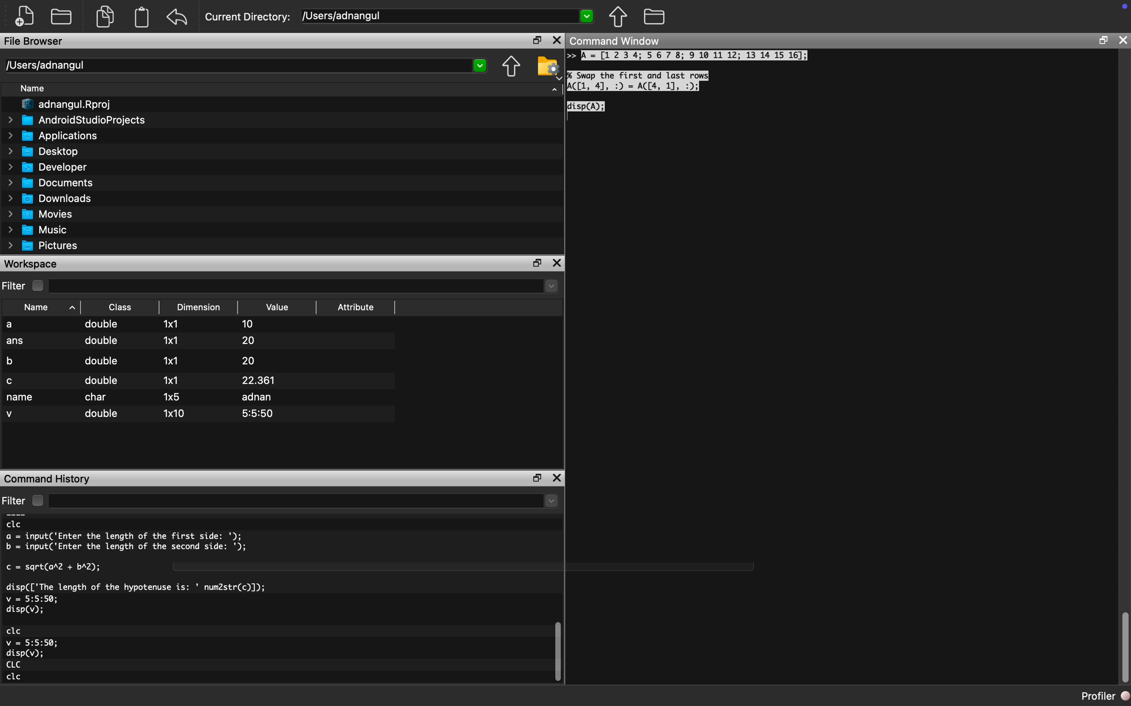  What do you see at coordinates (249, 15) in the screenshot?
I see `Current Directory:` at bounding box center [249, 15].